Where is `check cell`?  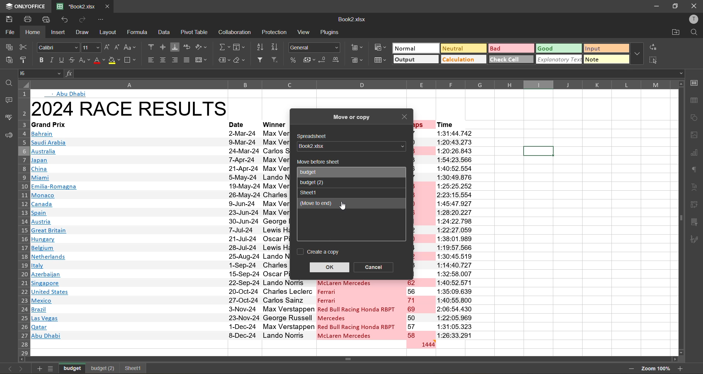 check cell is located at coordinates (511, 59).